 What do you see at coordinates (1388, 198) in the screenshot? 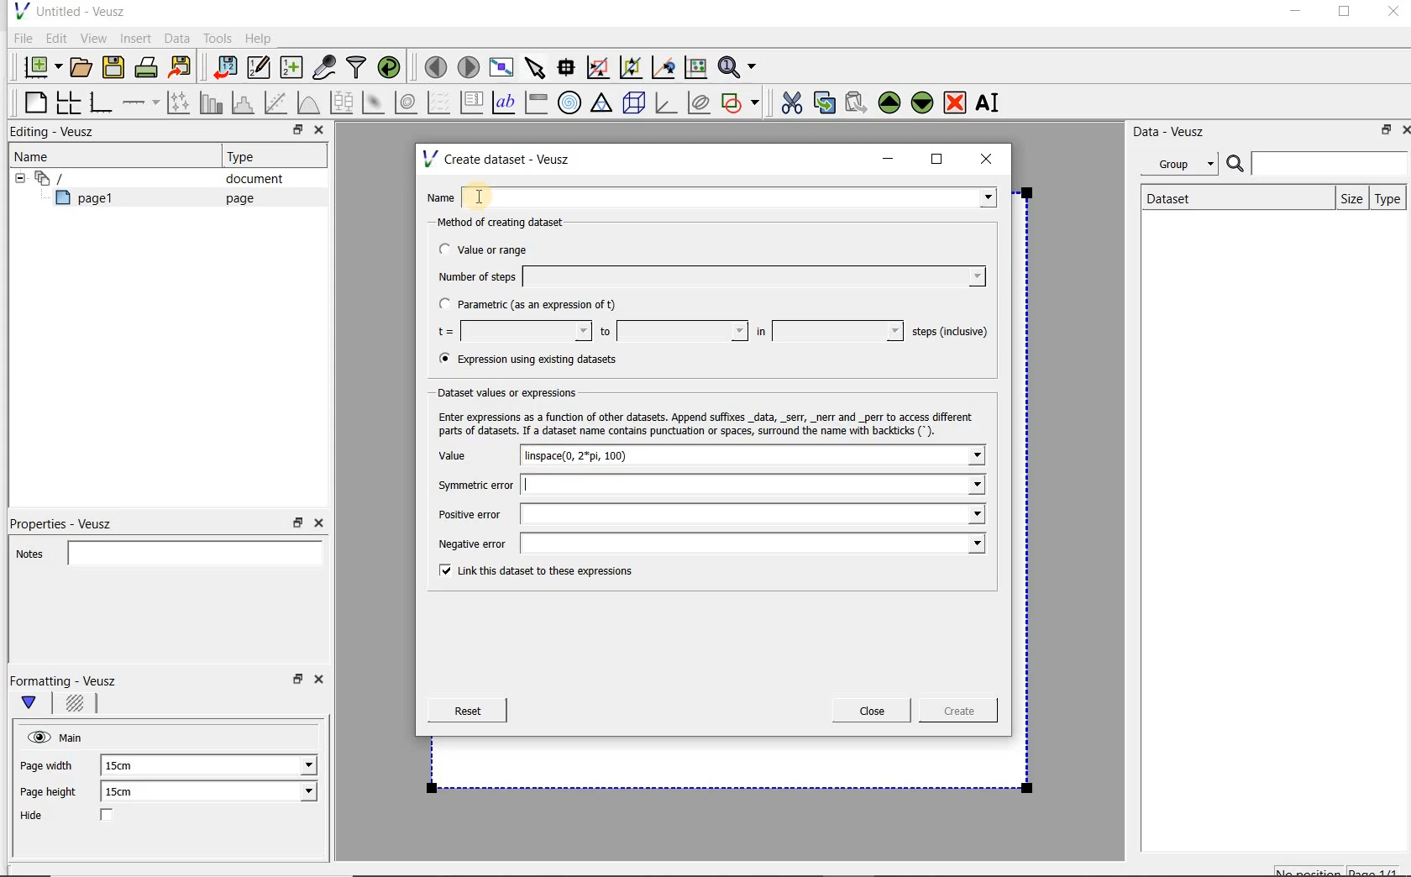
I see `Type` at bounding box center [1388, 198].